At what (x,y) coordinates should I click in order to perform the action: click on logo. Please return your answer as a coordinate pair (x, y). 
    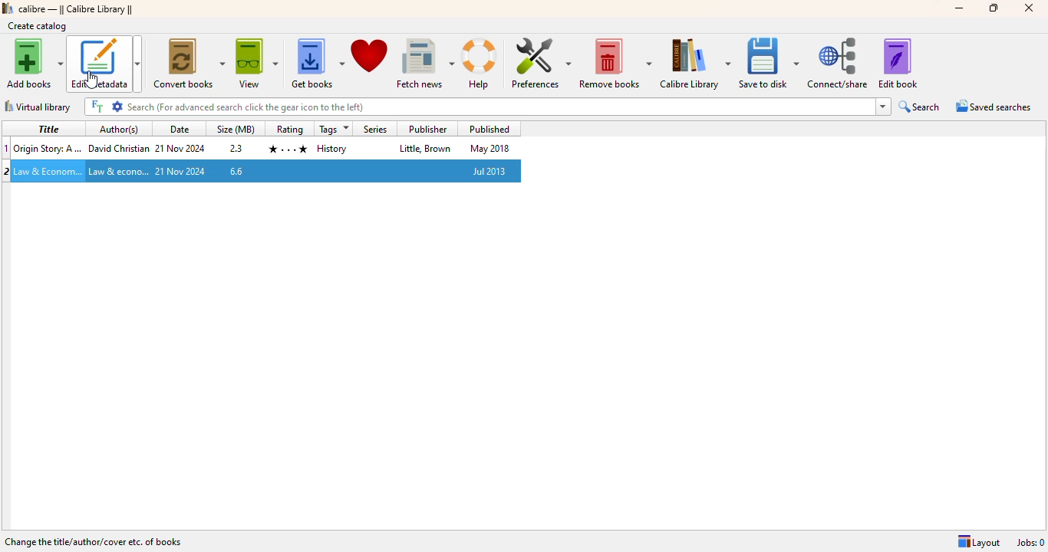
    Looking at the image, I should click on (7, 8).